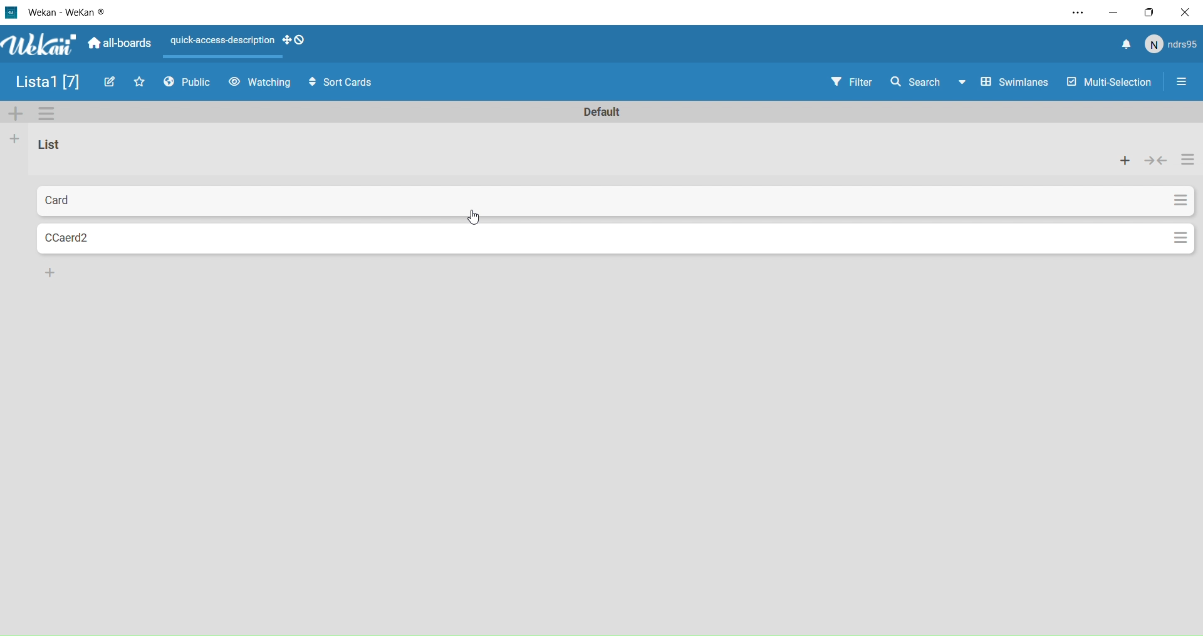  I want to click on Text, so click(83, 148).